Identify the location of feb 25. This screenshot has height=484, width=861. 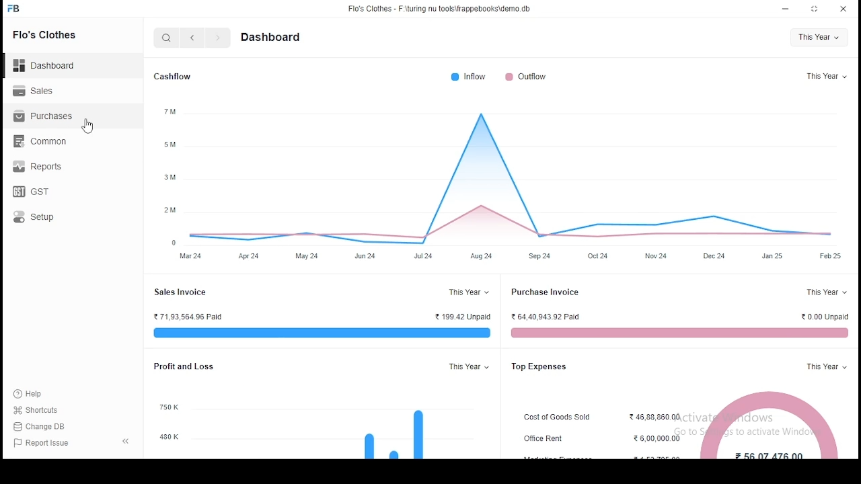
(829, 255).